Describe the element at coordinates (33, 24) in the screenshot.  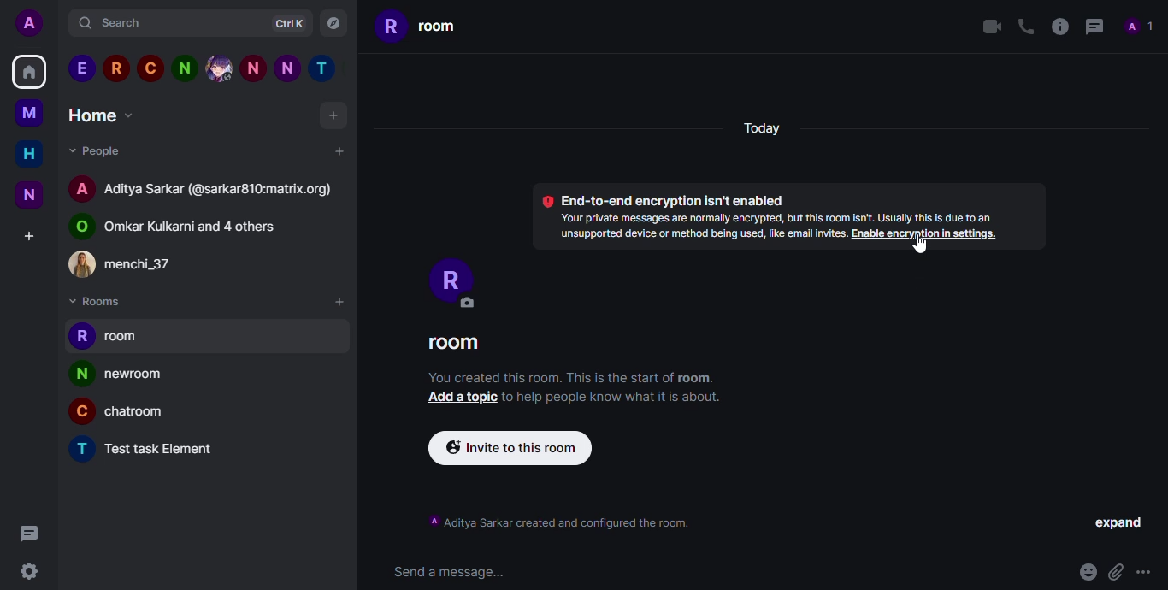
I see `account` at that location.